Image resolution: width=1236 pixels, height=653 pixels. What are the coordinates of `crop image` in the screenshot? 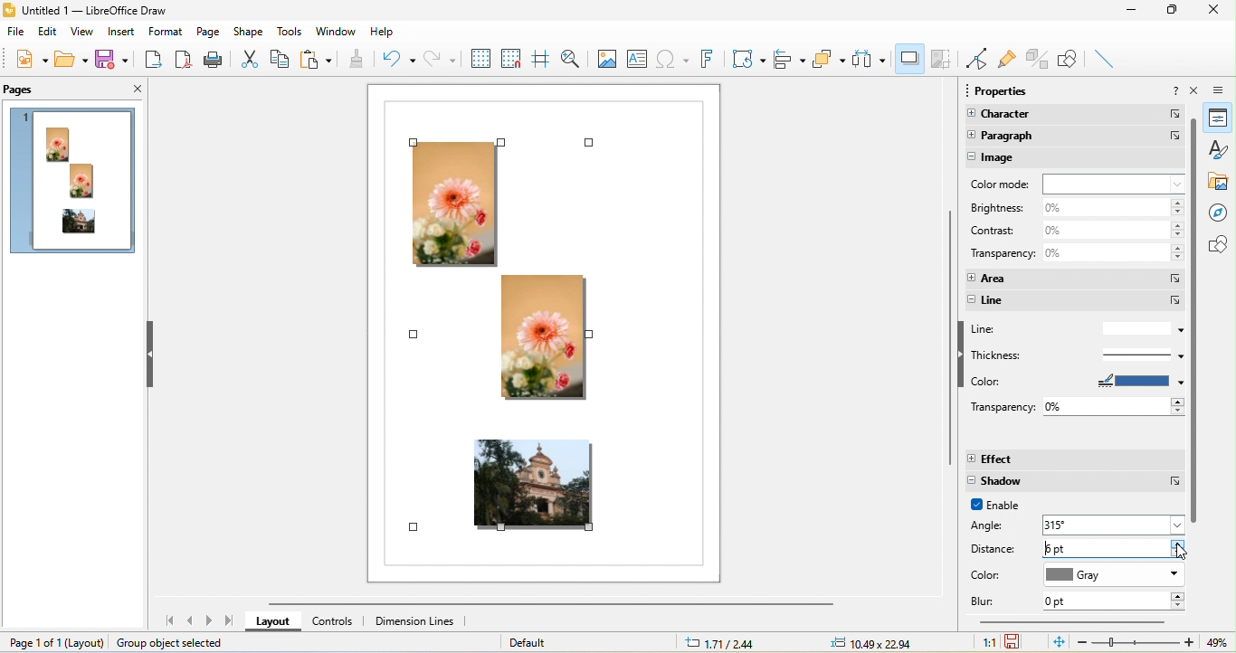 It's located at (943, 61).